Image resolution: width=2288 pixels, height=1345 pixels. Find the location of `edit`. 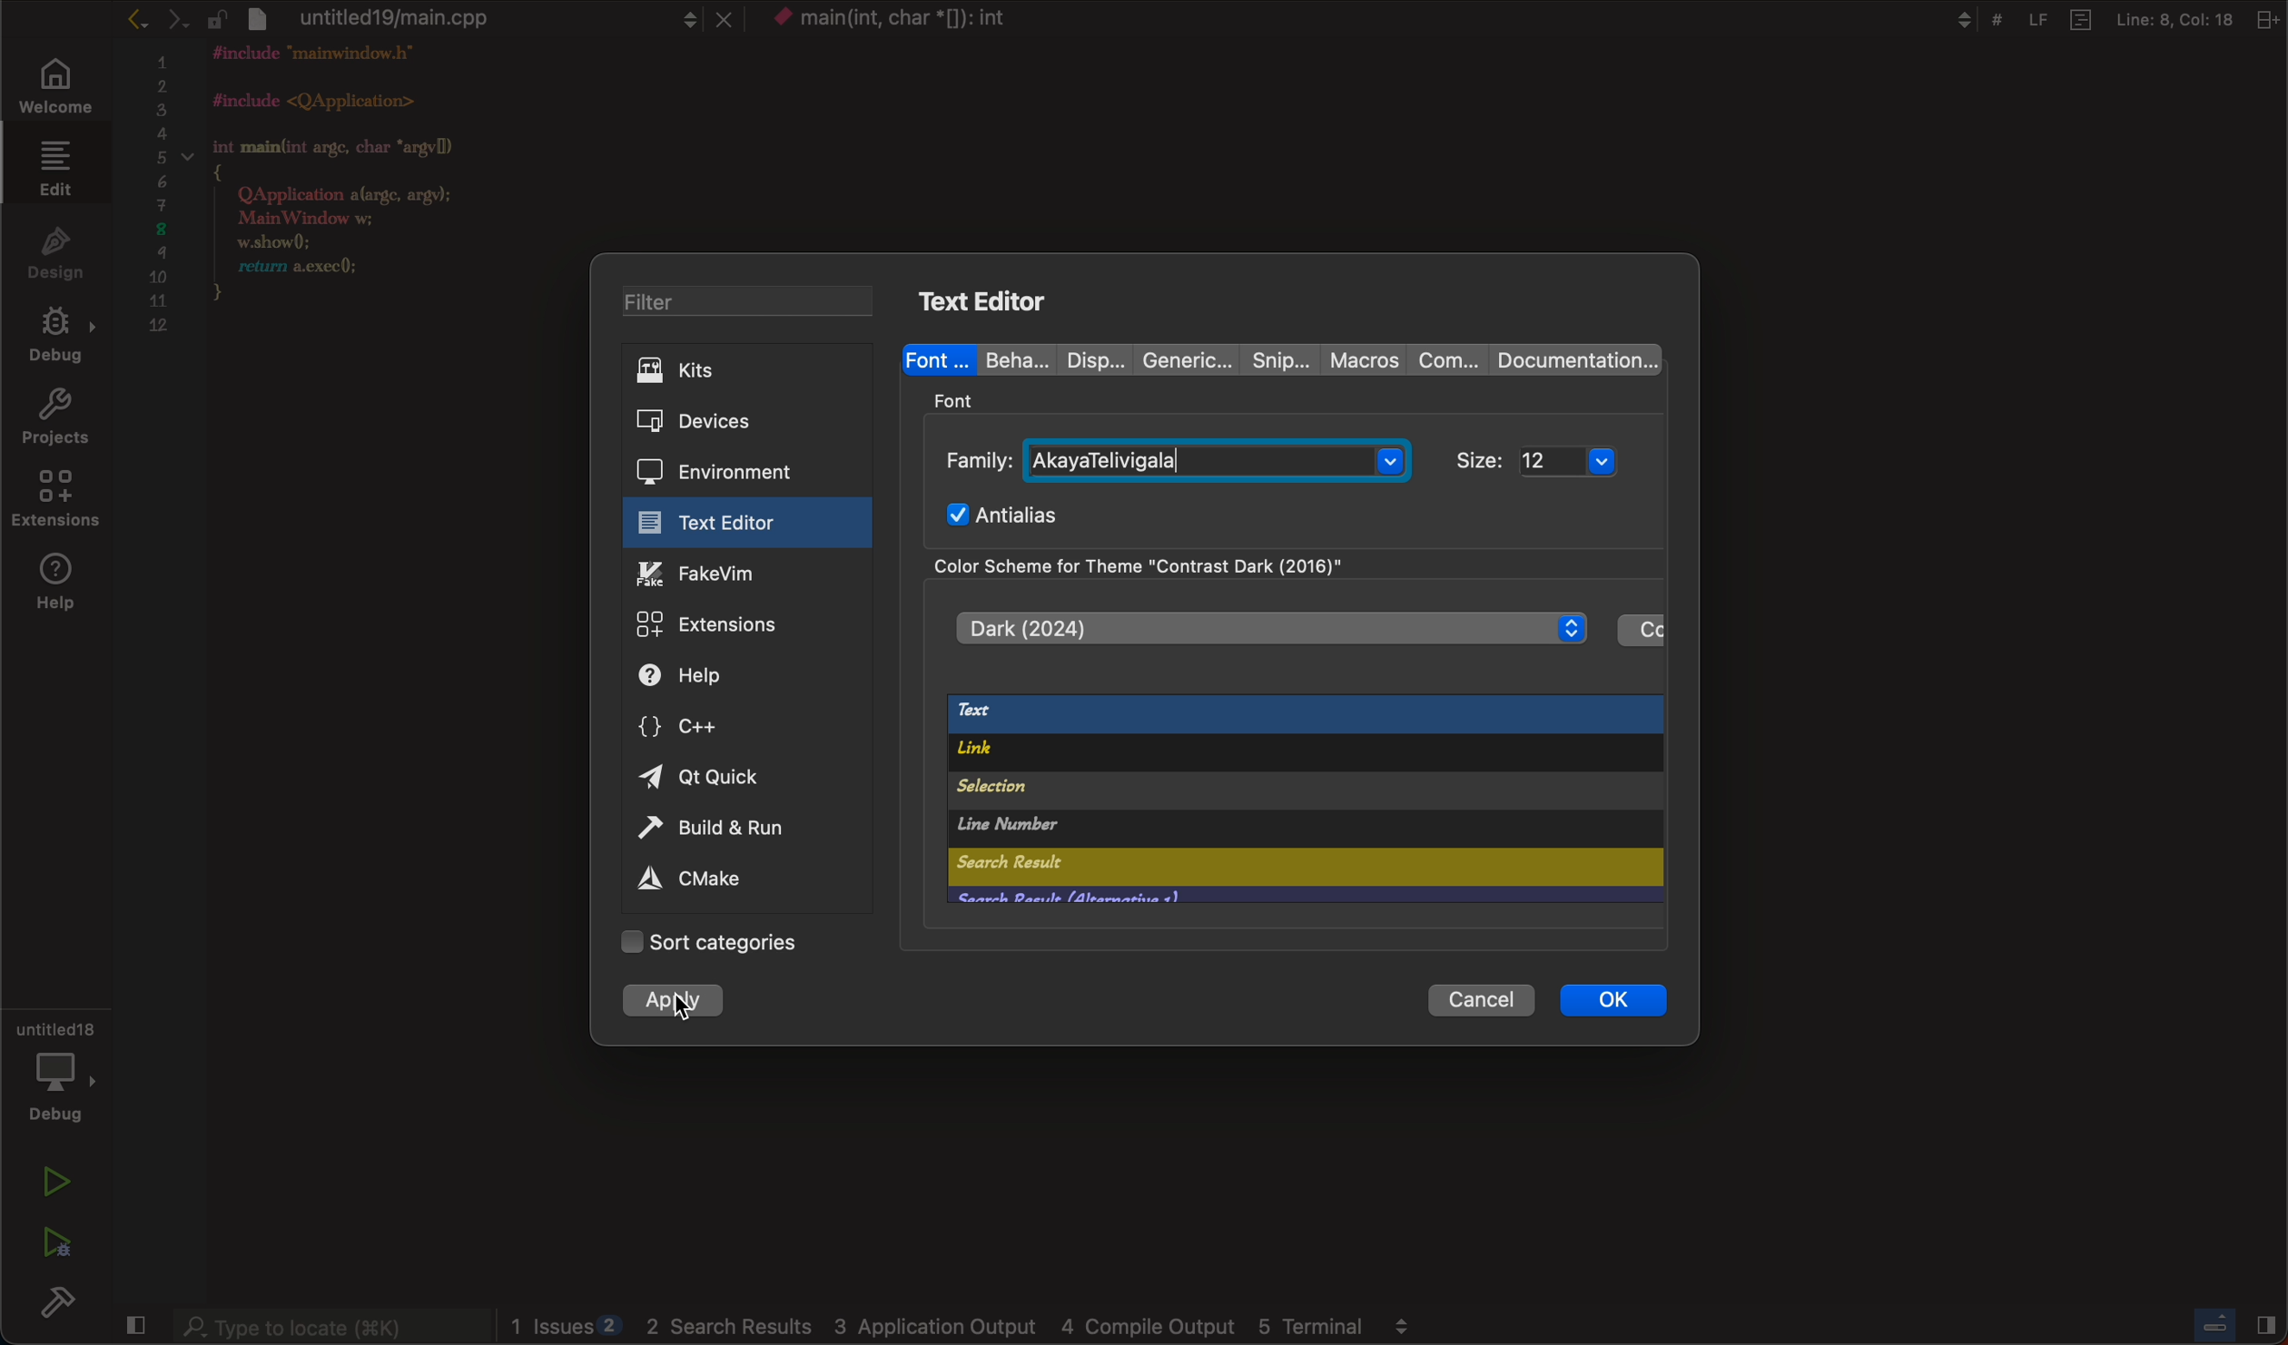

edit is located at coordinates (54, 172).